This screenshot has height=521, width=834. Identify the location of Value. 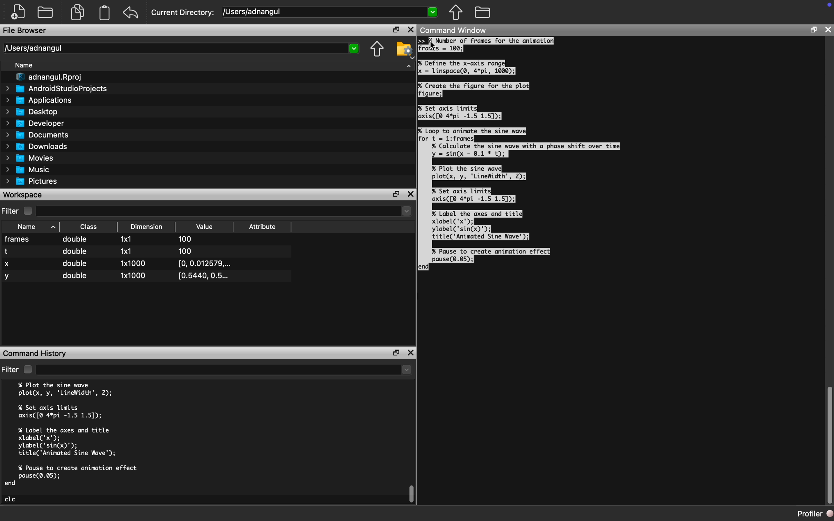
(204, 227).